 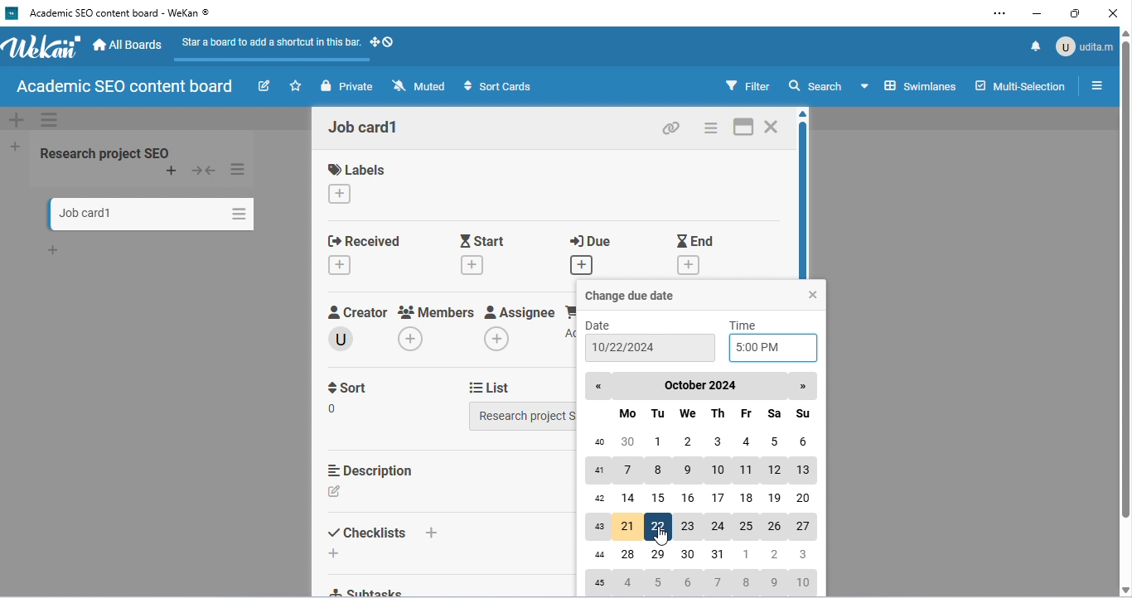 What do you see at coordinates (525, 417) in the screenshot?
I see `select list` at bounding box center [525, 417].